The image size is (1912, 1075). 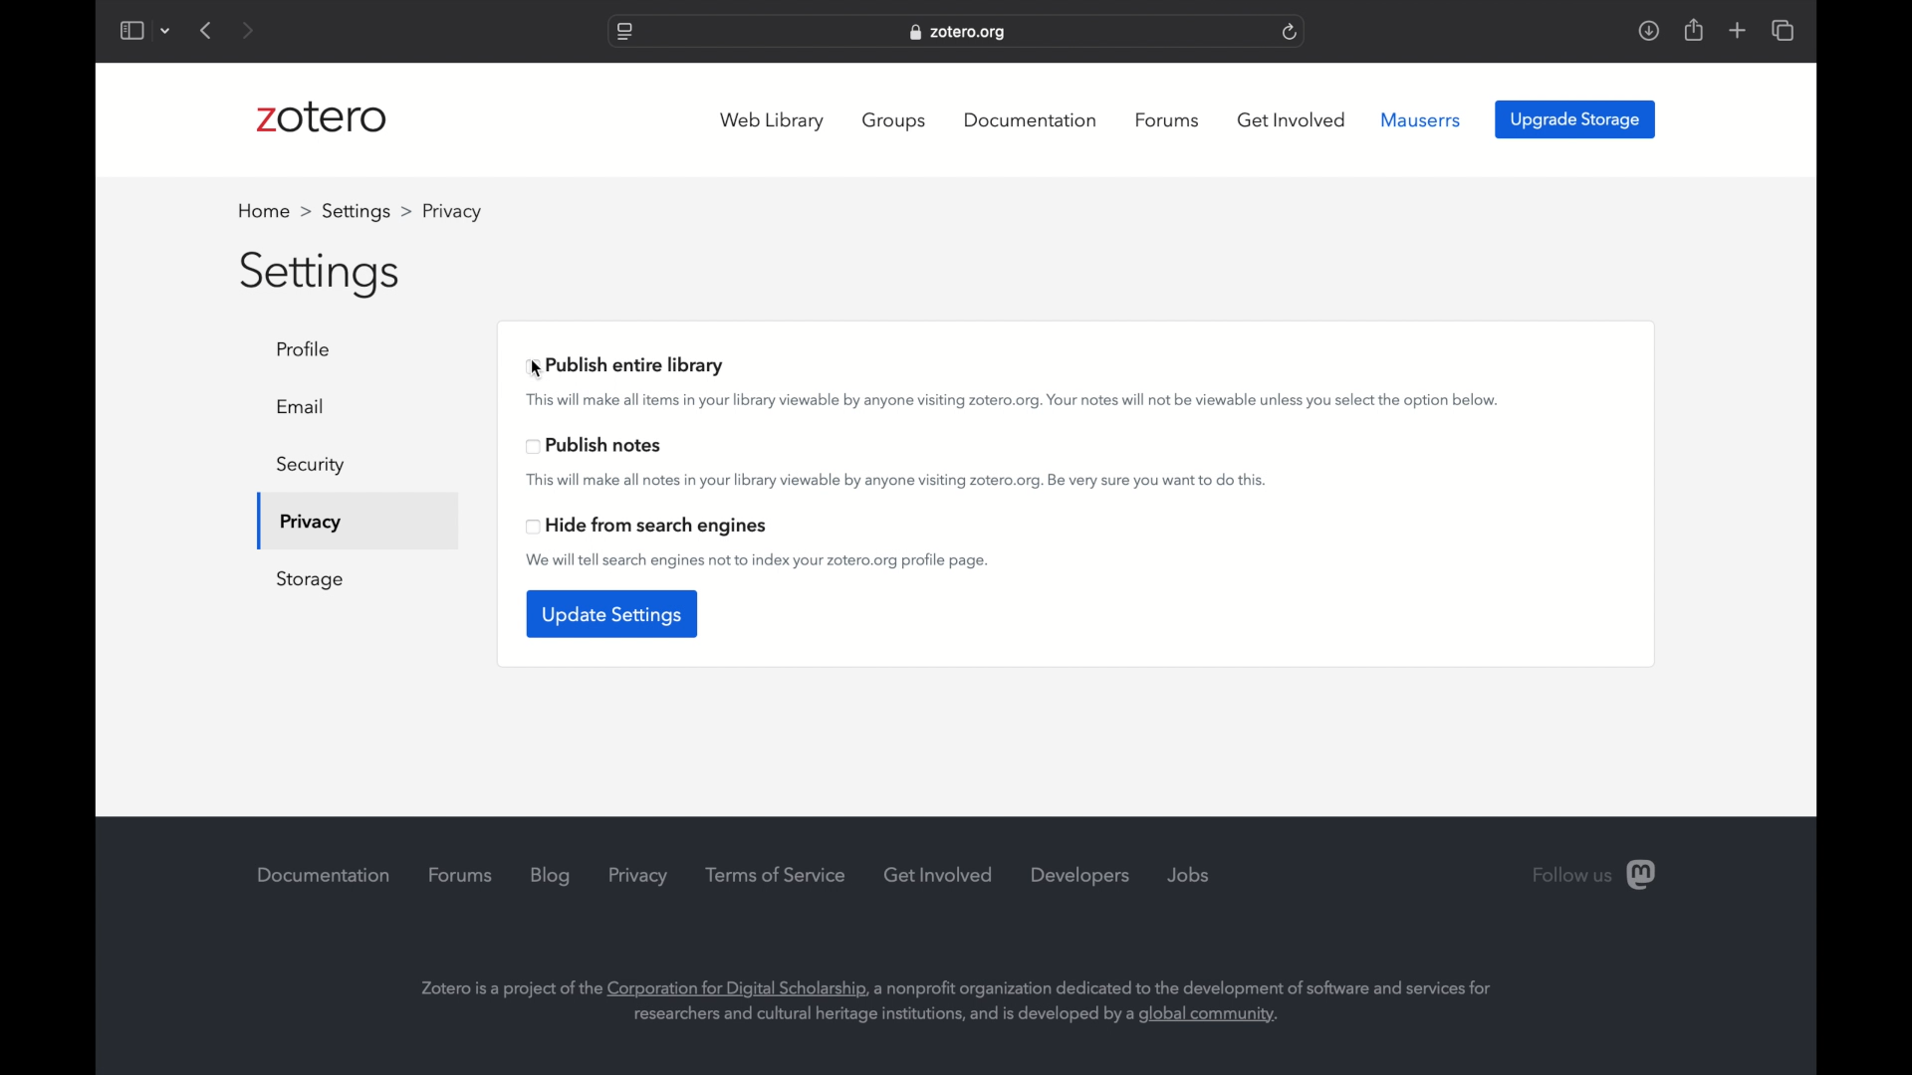 I want to click on settings, so click(x=368, y=211).